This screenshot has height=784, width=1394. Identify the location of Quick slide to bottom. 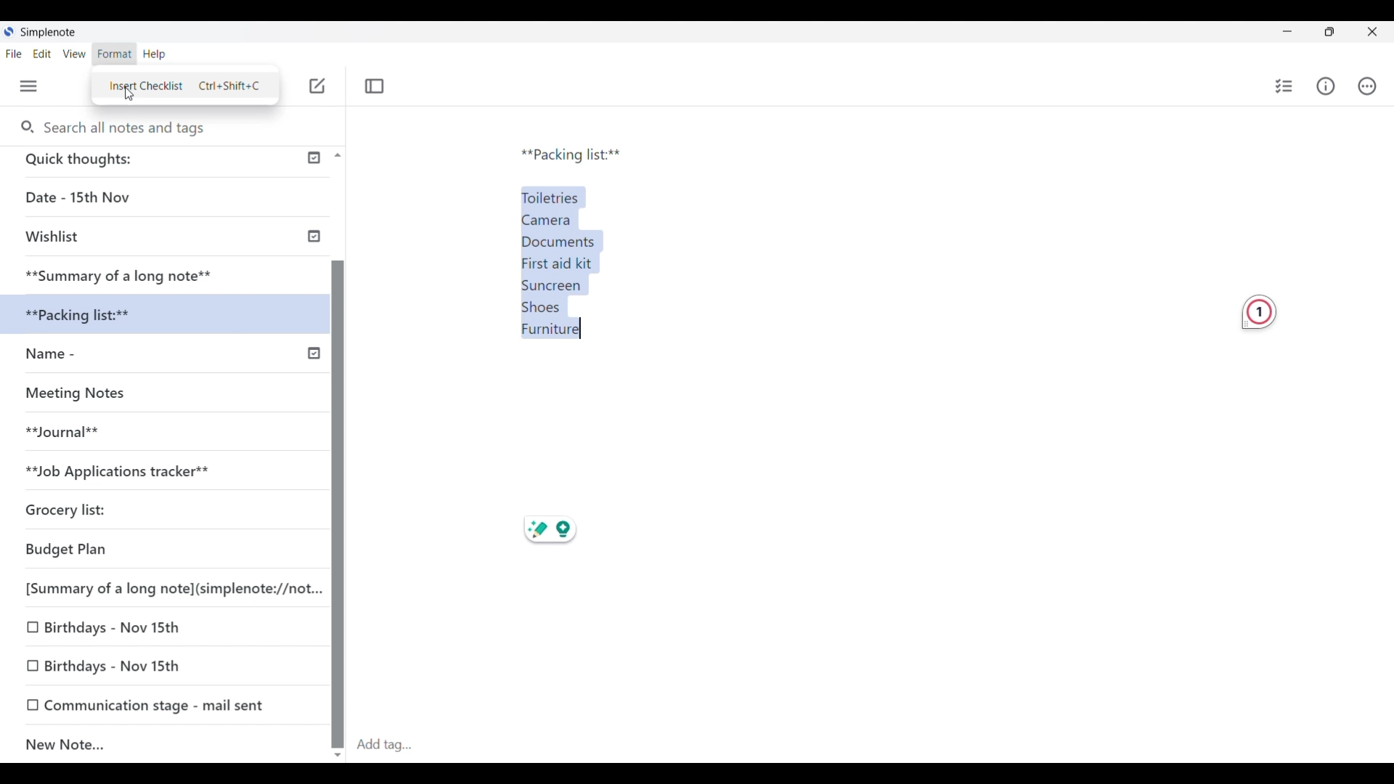
(338, 756).